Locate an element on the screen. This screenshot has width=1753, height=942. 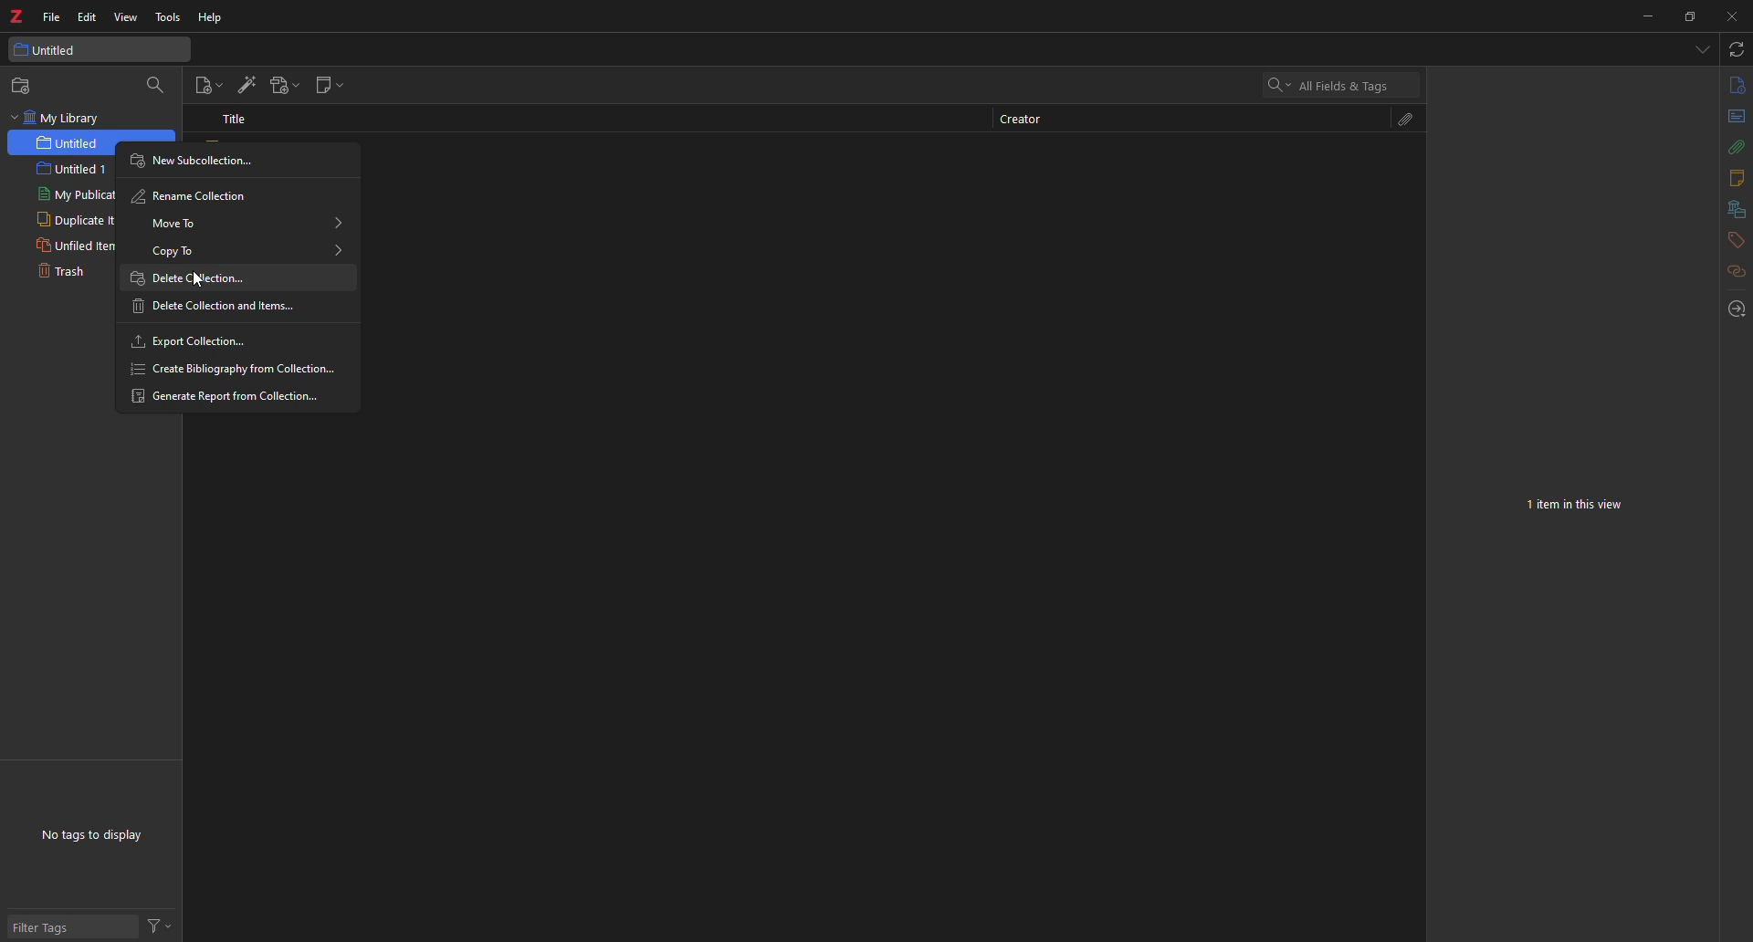
sync is located at coordinates (1735, 49).